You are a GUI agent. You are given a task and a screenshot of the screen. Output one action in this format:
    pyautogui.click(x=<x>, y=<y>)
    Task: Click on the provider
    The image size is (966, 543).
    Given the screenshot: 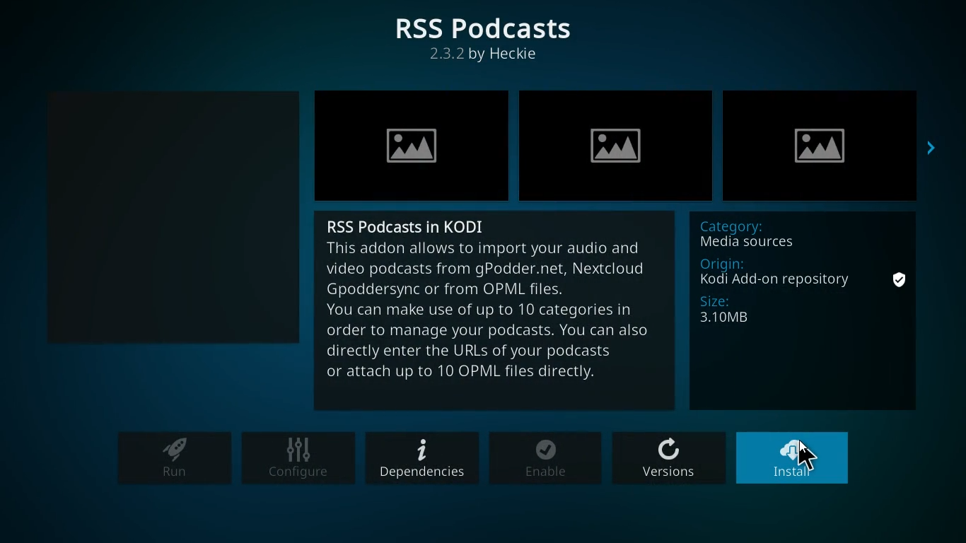 What is the action you would take?
    pyautogui.click(x=489, y=57)
    